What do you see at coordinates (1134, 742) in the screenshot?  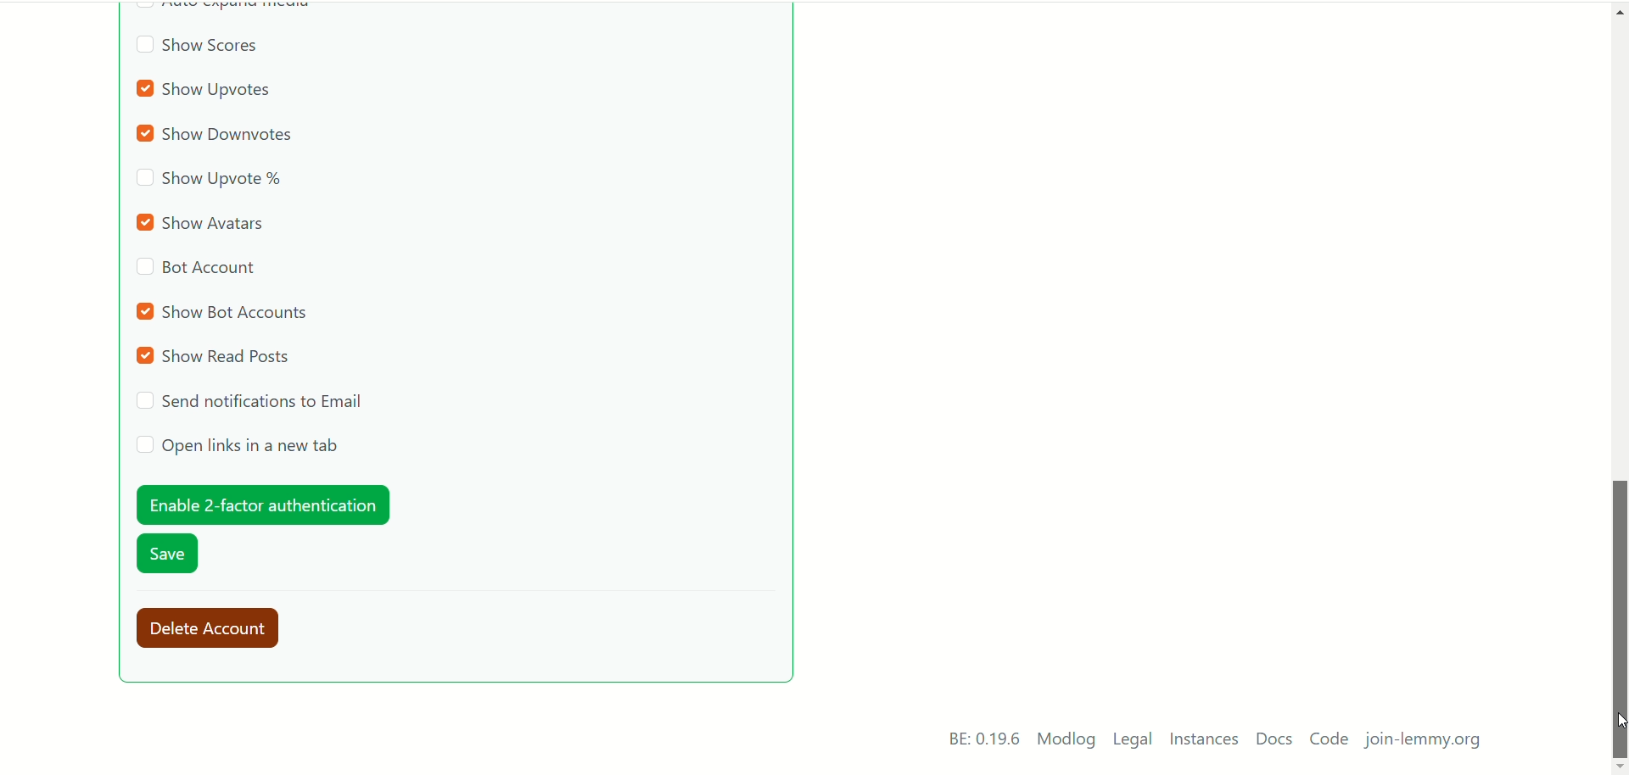 I see `legal` at bounding box center [1134, 742].